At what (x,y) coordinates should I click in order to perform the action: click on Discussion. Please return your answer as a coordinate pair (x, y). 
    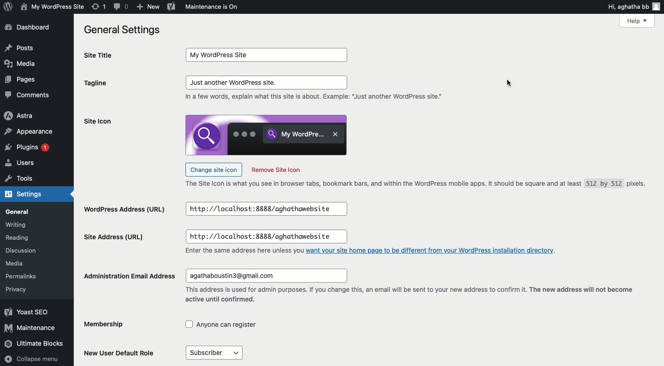
    Looking at the image, I should click on (24, 252).